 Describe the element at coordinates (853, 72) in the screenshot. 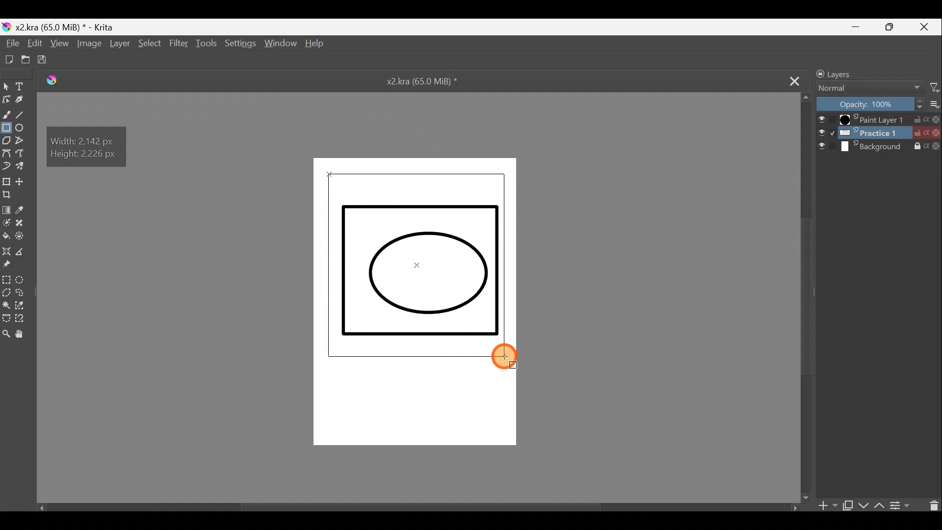

I see `Layers` at that location.